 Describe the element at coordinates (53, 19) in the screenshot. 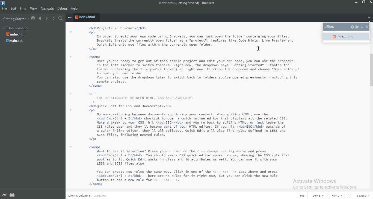

I see `Split the editor vertically or horizontally` at that location.